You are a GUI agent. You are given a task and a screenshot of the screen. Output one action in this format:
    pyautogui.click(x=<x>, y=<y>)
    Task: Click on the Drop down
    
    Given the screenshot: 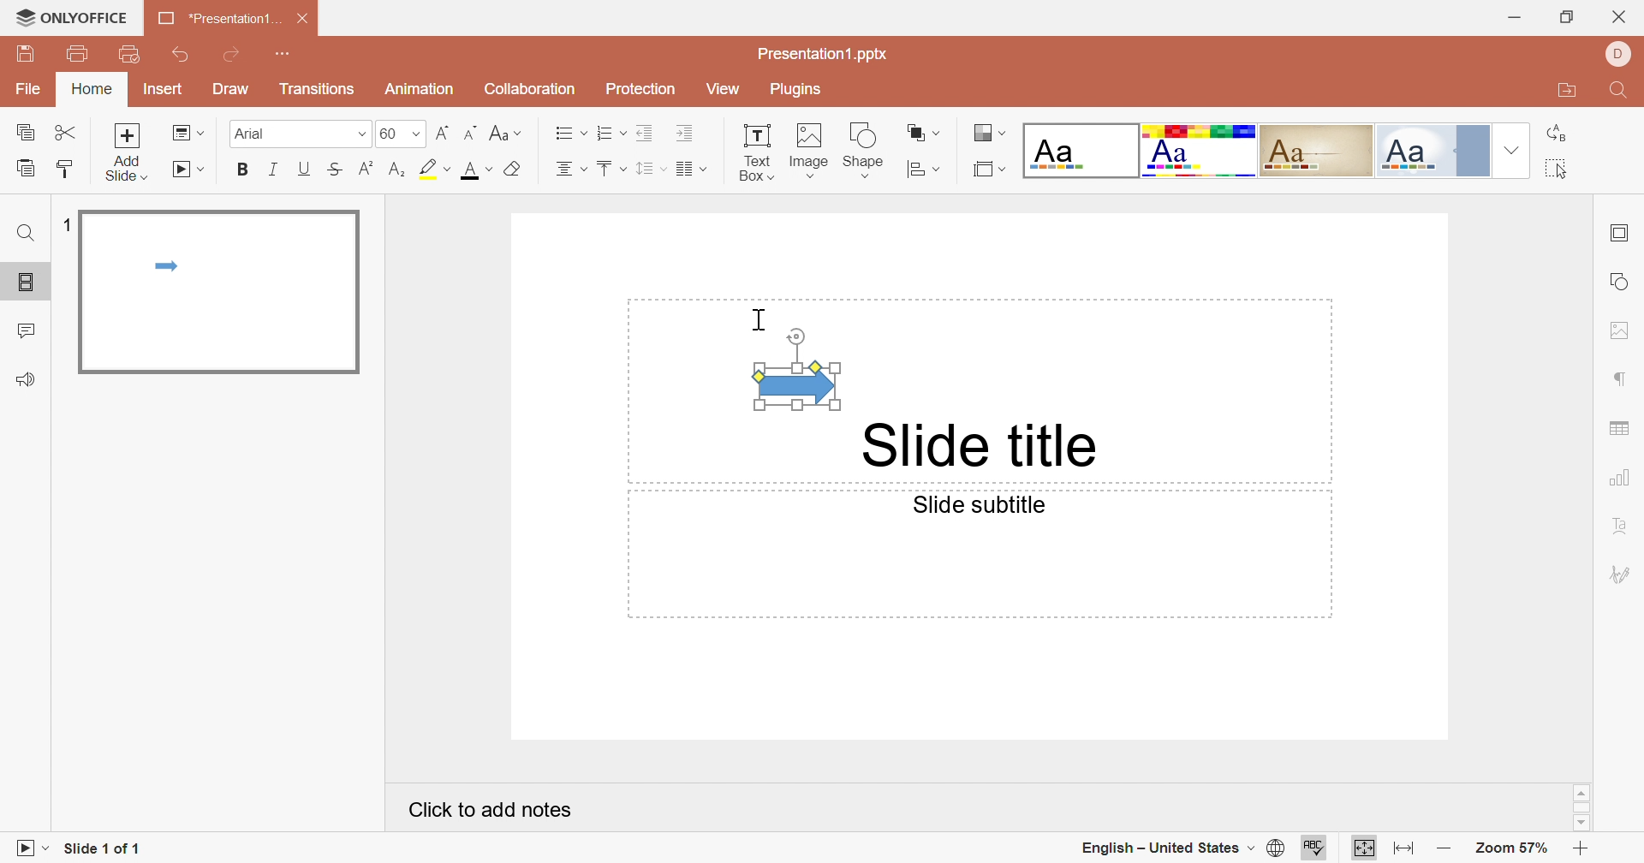 What is the action you would take?
    pyautogui.click(x=1513, y=150)
    